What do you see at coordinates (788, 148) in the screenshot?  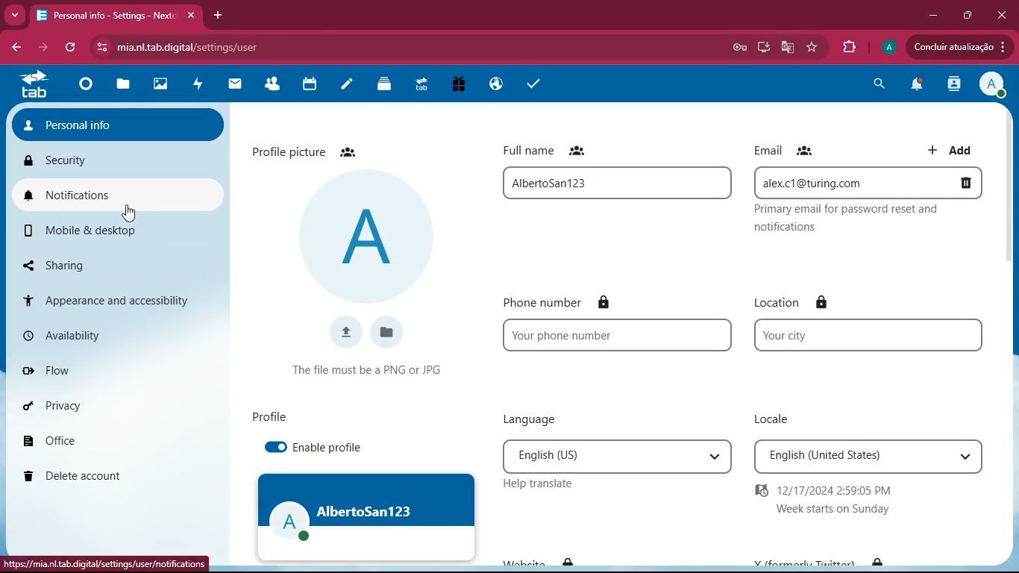 I see `email` at bounding box center [788, 148].